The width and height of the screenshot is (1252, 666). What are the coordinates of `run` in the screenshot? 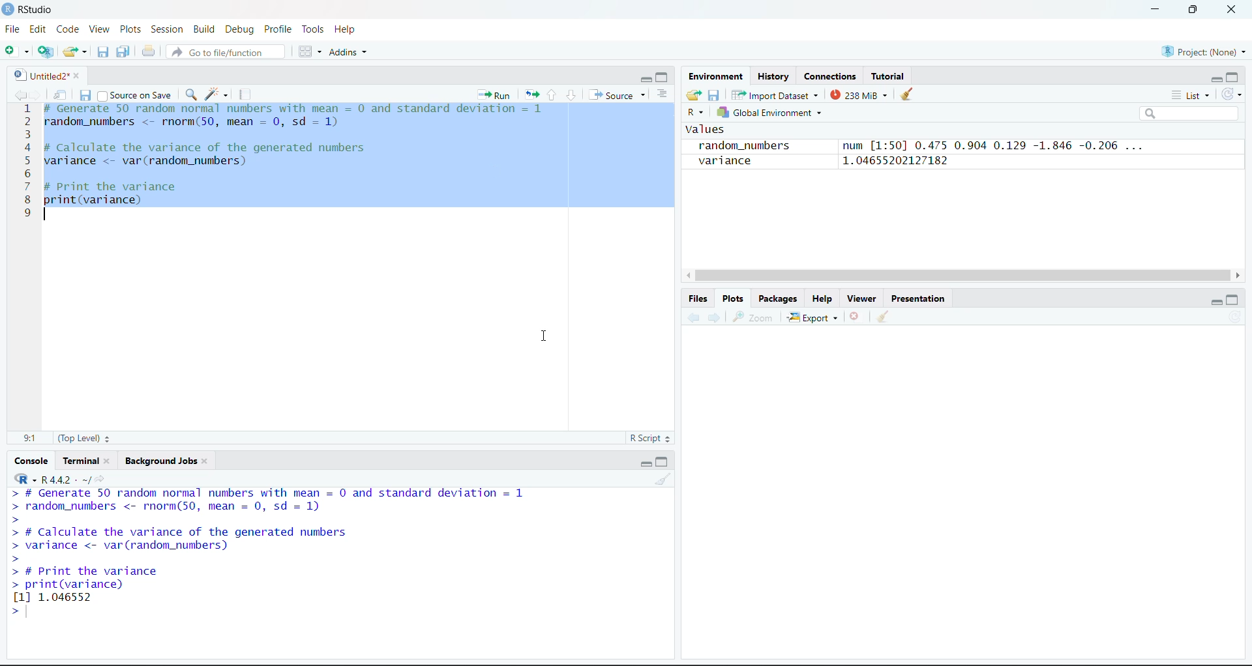 It's located at (494, 94).